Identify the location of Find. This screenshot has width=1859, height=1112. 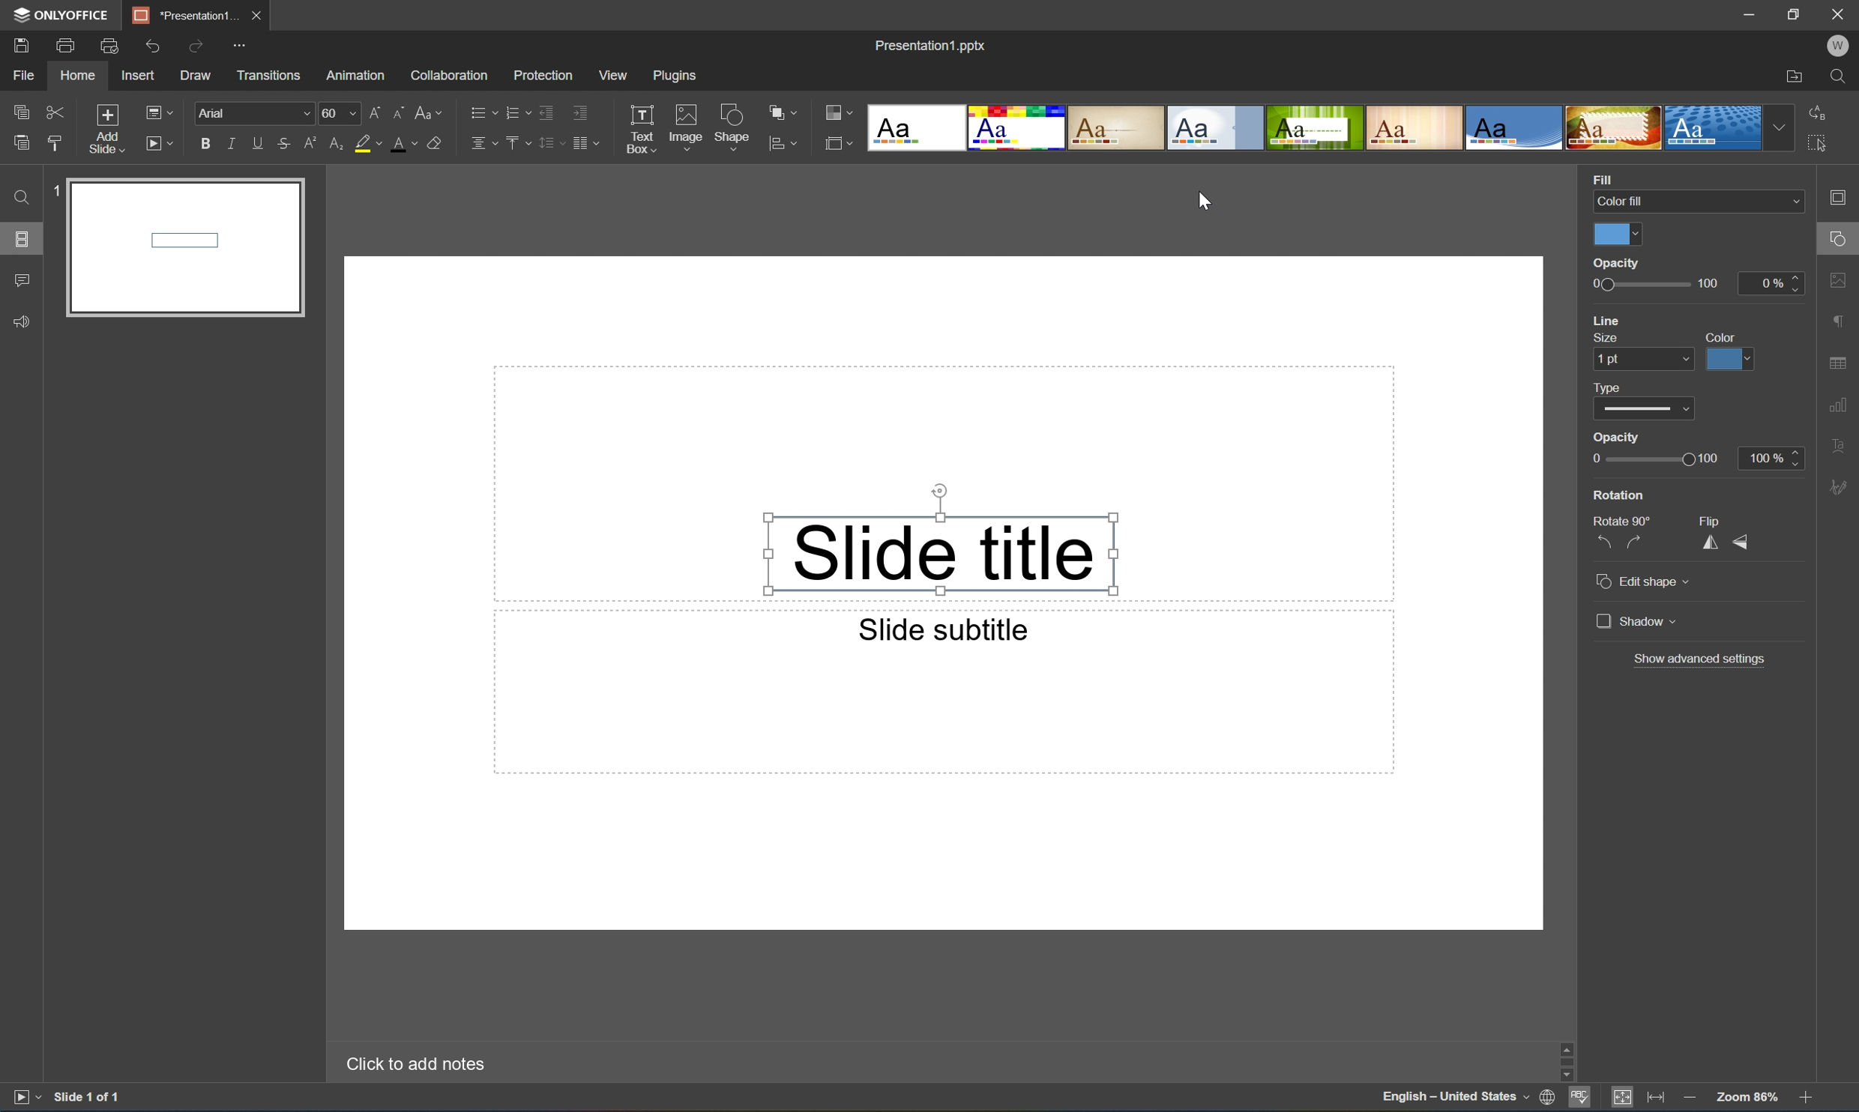
(1837, 76).